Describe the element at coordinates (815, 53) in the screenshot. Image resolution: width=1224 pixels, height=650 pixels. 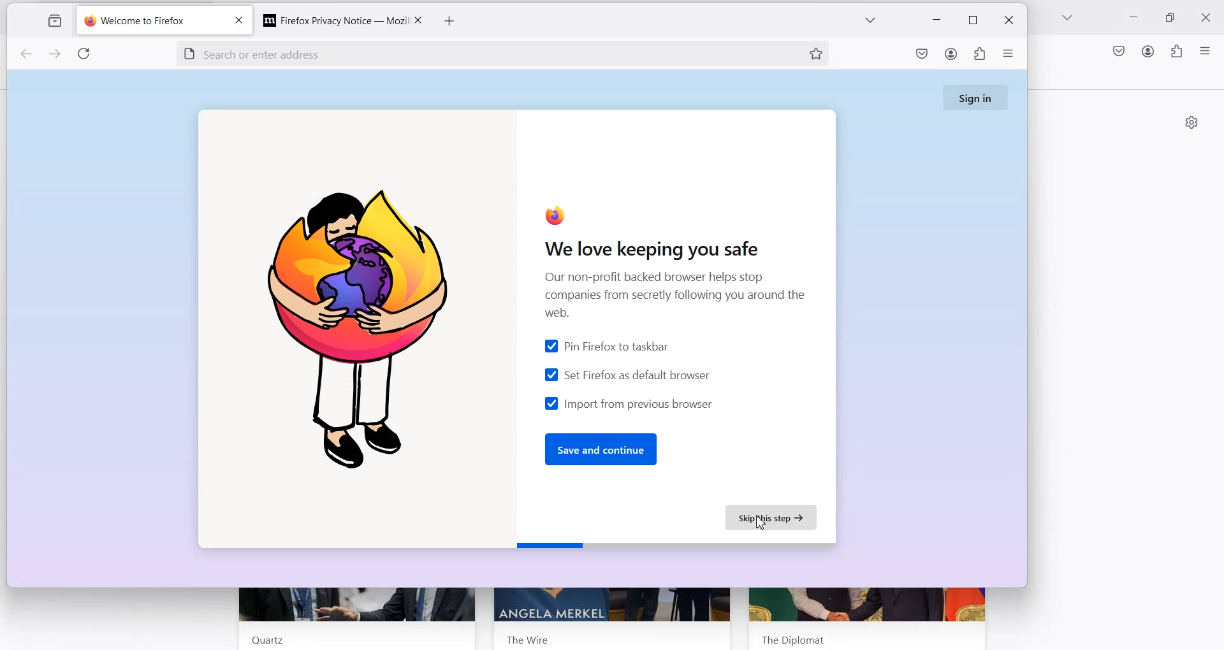
I see `Bookmark this page` at that location.